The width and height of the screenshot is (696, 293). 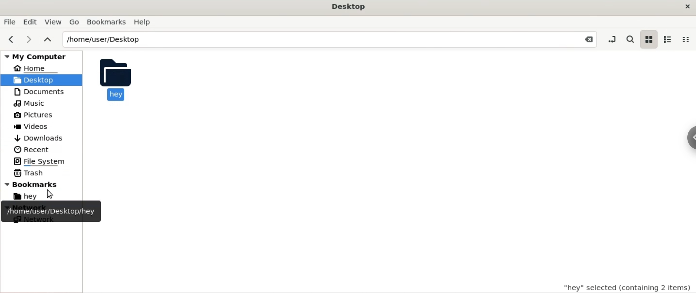 What do you see at coordinates (688, 39) in the screenshot?
I see `compact view` at bounding box center [688, 39].